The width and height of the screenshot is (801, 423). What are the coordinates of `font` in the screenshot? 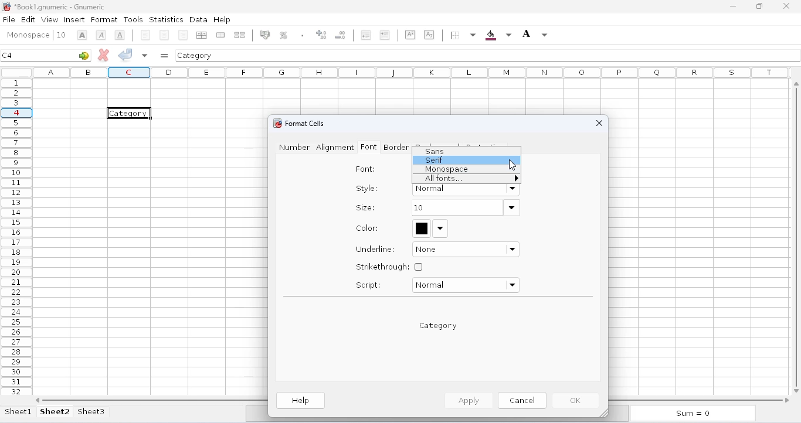 It's located at (368, 147).